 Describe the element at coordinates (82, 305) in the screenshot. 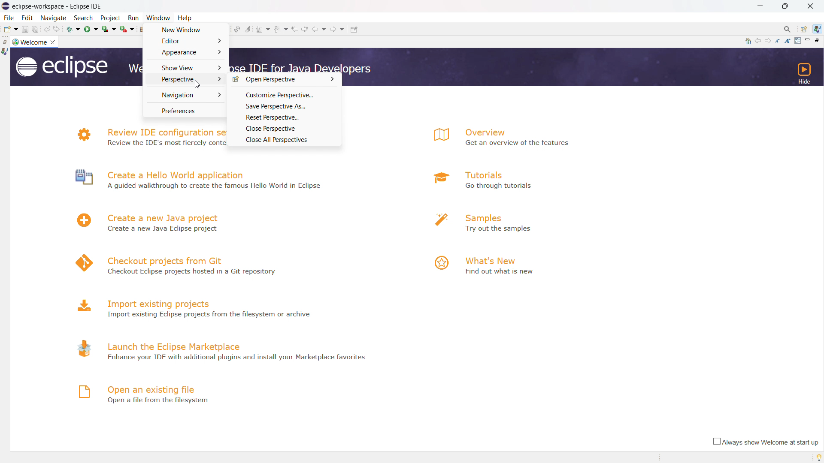

I see `logo` at that location.